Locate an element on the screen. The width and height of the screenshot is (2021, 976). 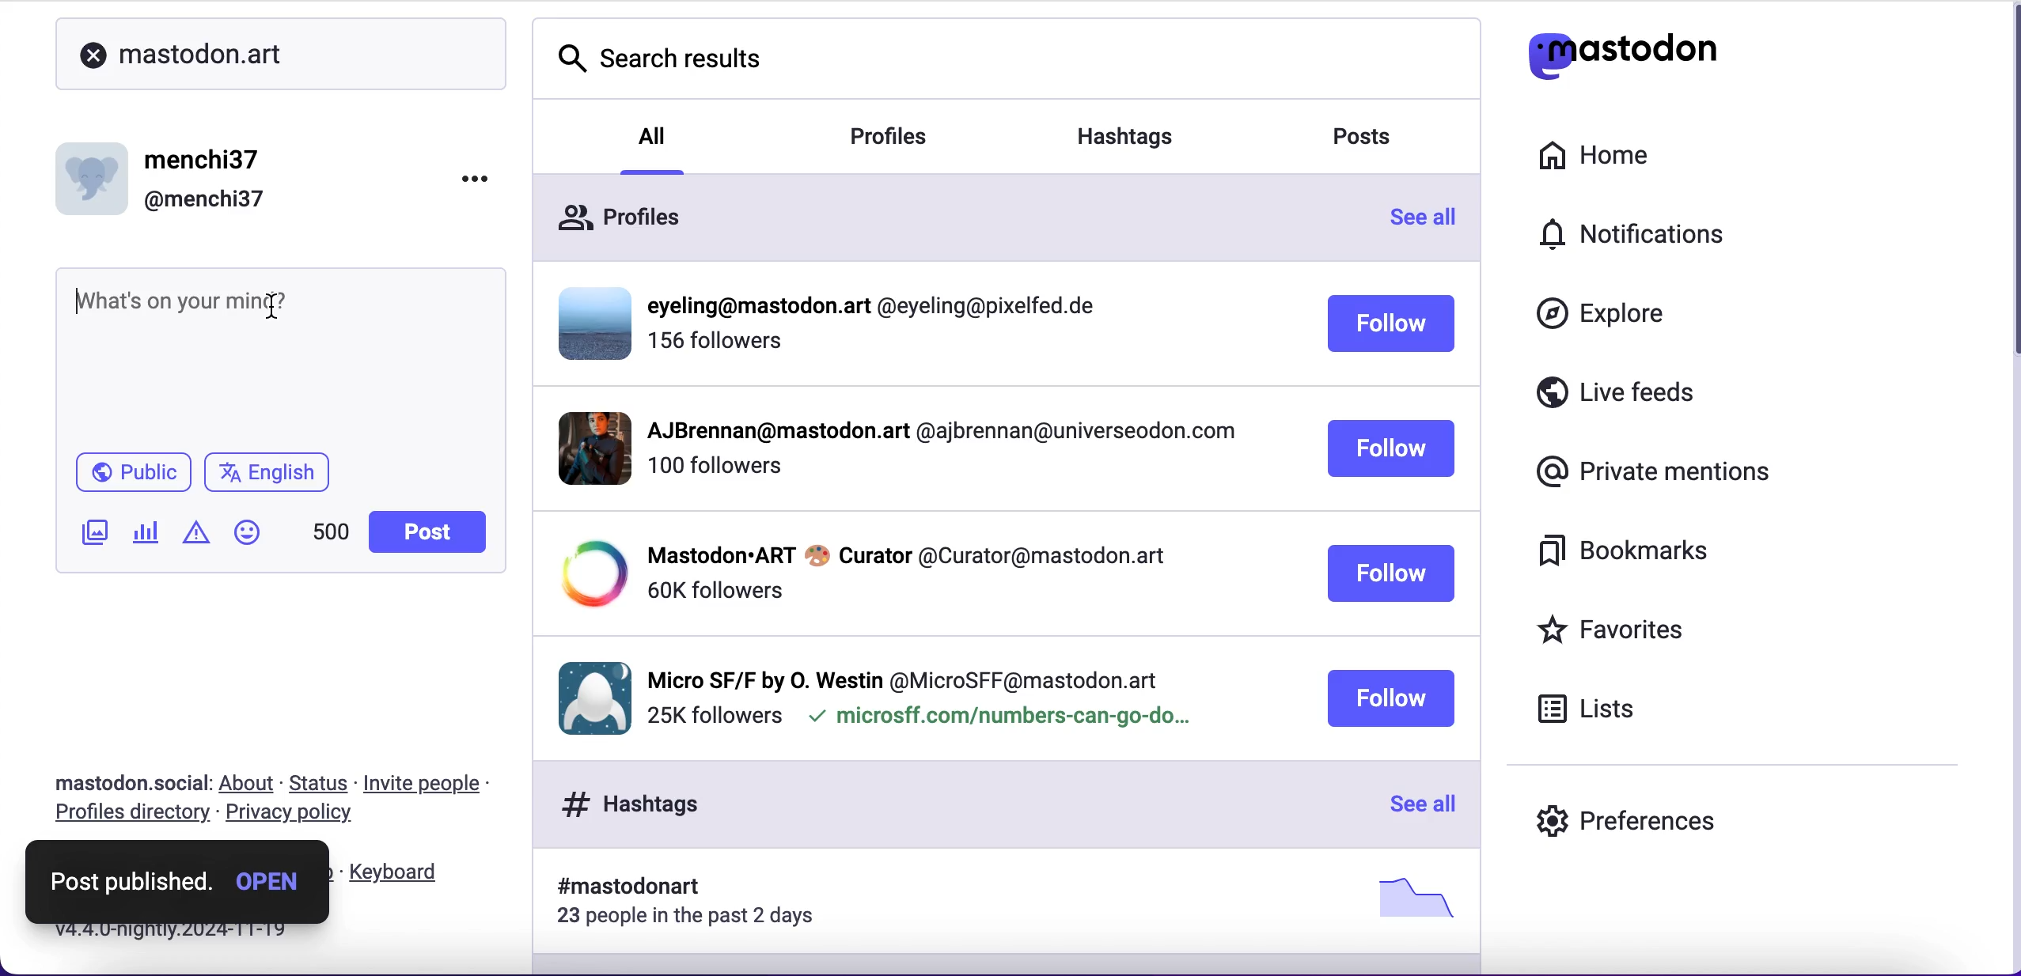
explore is located at coordinates (1606, 320).